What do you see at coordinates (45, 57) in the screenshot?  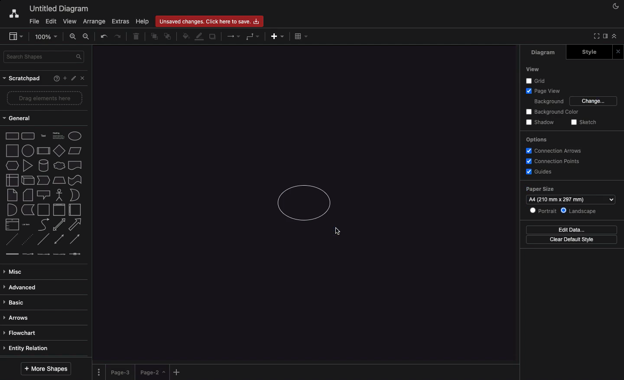 I see `Search shapes` at bounding box center [45, 57].